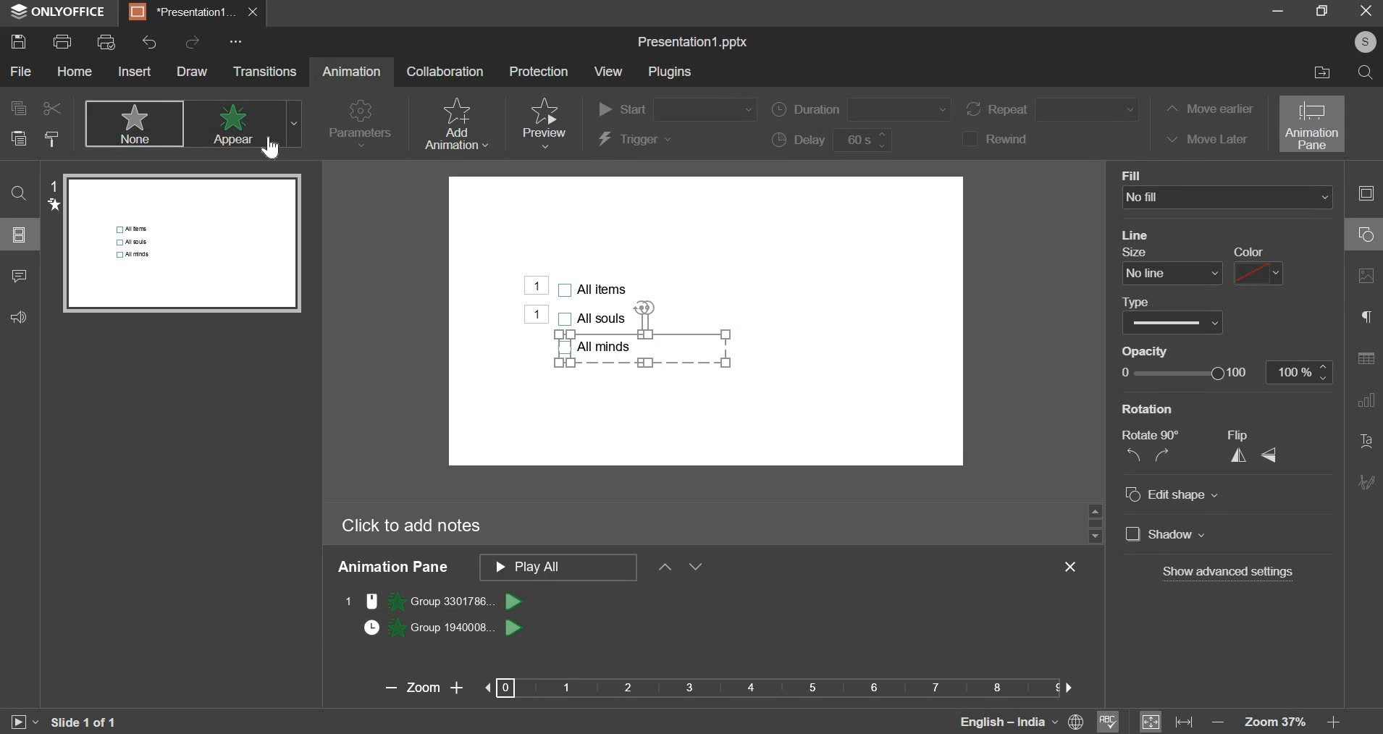 Image resolution: width=1383 pixels, height=734 pixels. Describe the element at coordinates (445, 613) in the screenshot. I see `separate animations` at that location.